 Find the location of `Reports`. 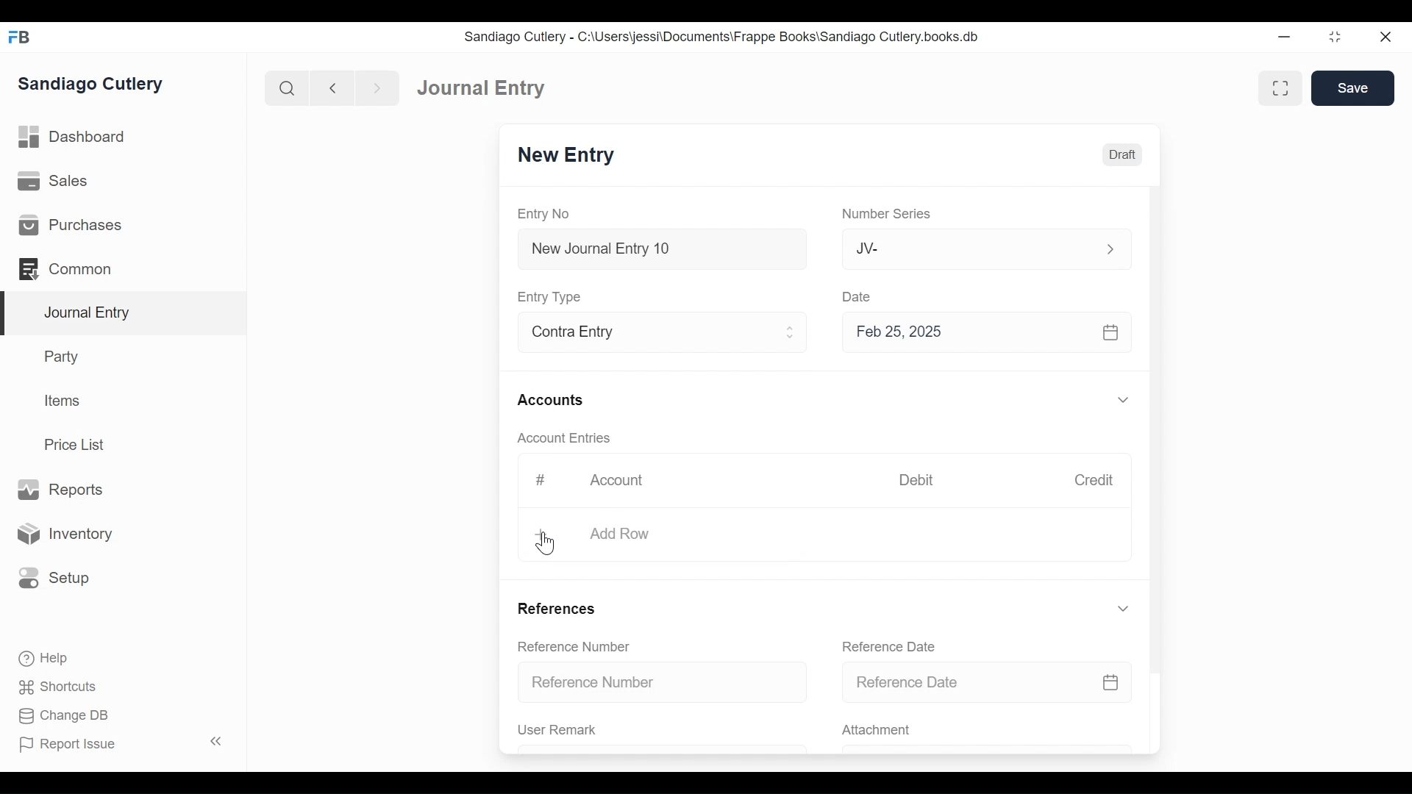

Reports is located at coordinates (59, 489).